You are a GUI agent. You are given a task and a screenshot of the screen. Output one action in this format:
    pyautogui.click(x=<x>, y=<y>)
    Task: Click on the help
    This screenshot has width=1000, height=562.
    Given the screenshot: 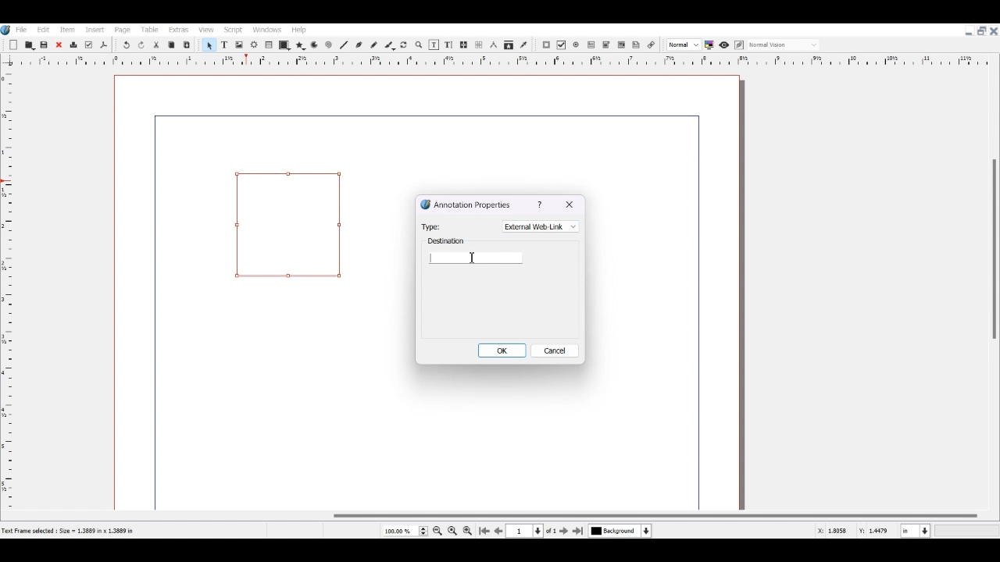 What is the action you would take?
    pyautogui.click(x=541, y=205)
    